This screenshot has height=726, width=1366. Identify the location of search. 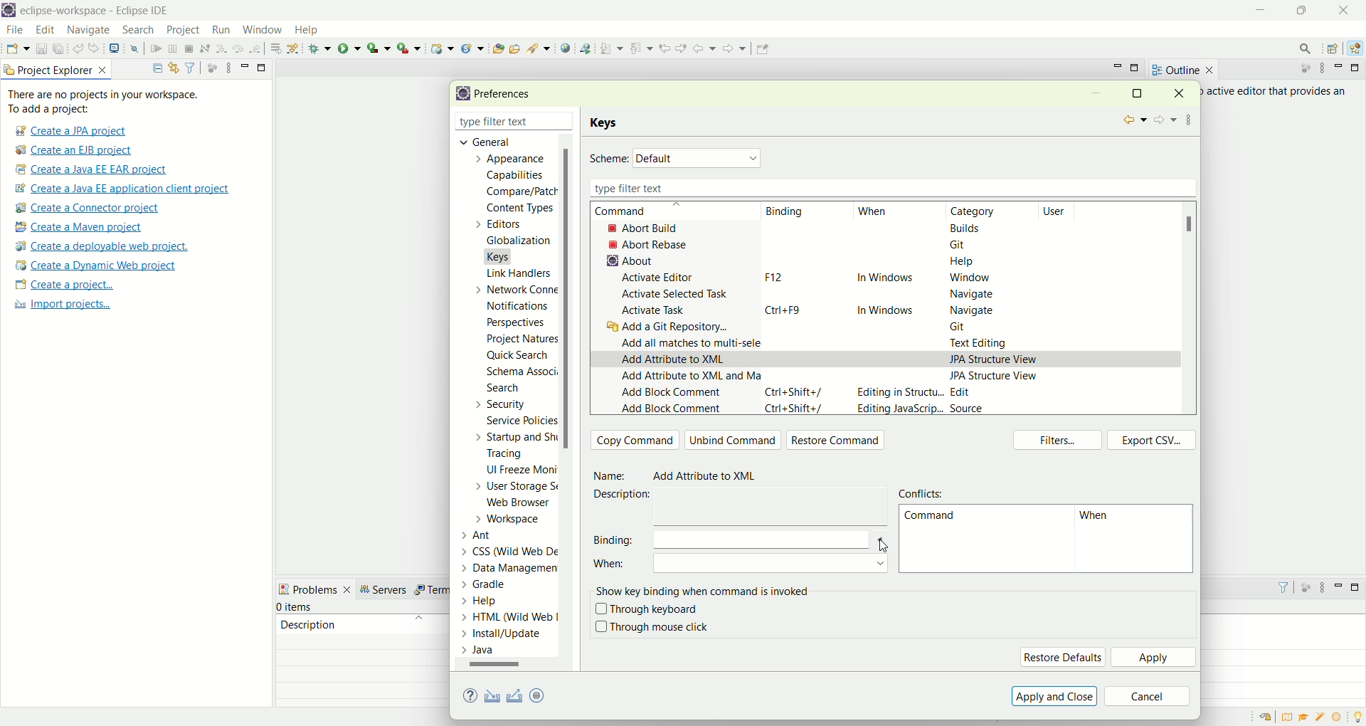
(503, 389).